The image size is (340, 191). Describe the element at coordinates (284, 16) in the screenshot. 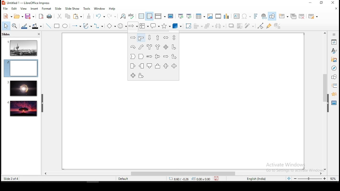

I see `new slide` at that location.